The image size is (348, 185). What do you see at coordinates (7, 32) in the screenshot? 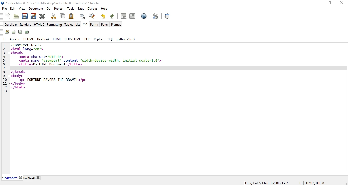
I see `create stylesheet` at bounding box center [7, 32].